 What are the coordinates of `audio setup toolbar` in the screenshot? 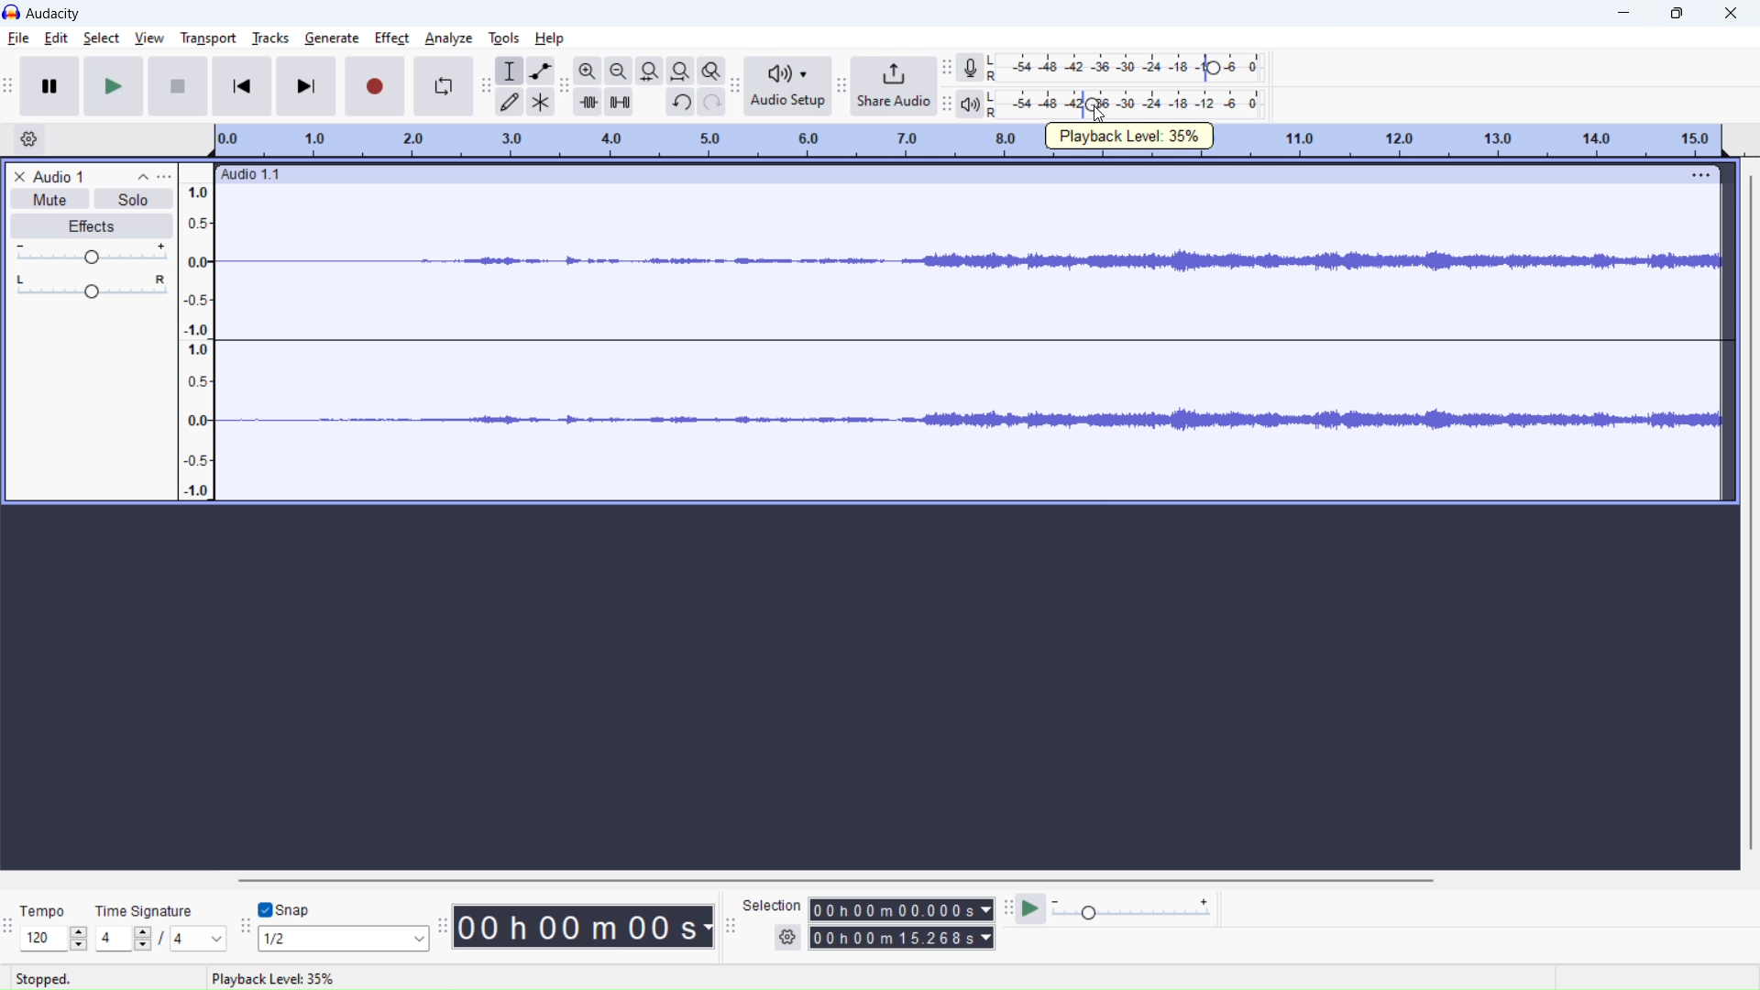 It's located at (735, 86).